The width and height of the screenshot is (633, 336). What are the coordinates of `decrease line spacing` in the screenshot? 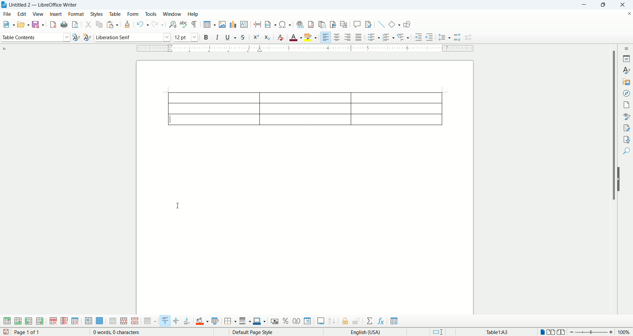 It's located at (469, 39).